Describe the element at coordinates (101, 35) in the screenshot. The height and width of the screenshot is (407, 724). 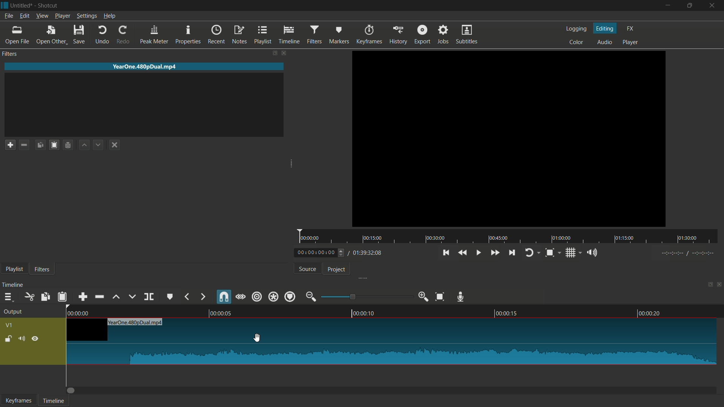
I see `undo` at that location.